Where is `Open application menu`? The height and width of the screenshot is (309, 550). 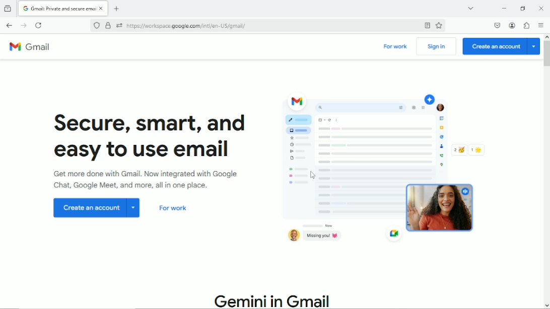 Open application menu is located at coordinates (541, 26).